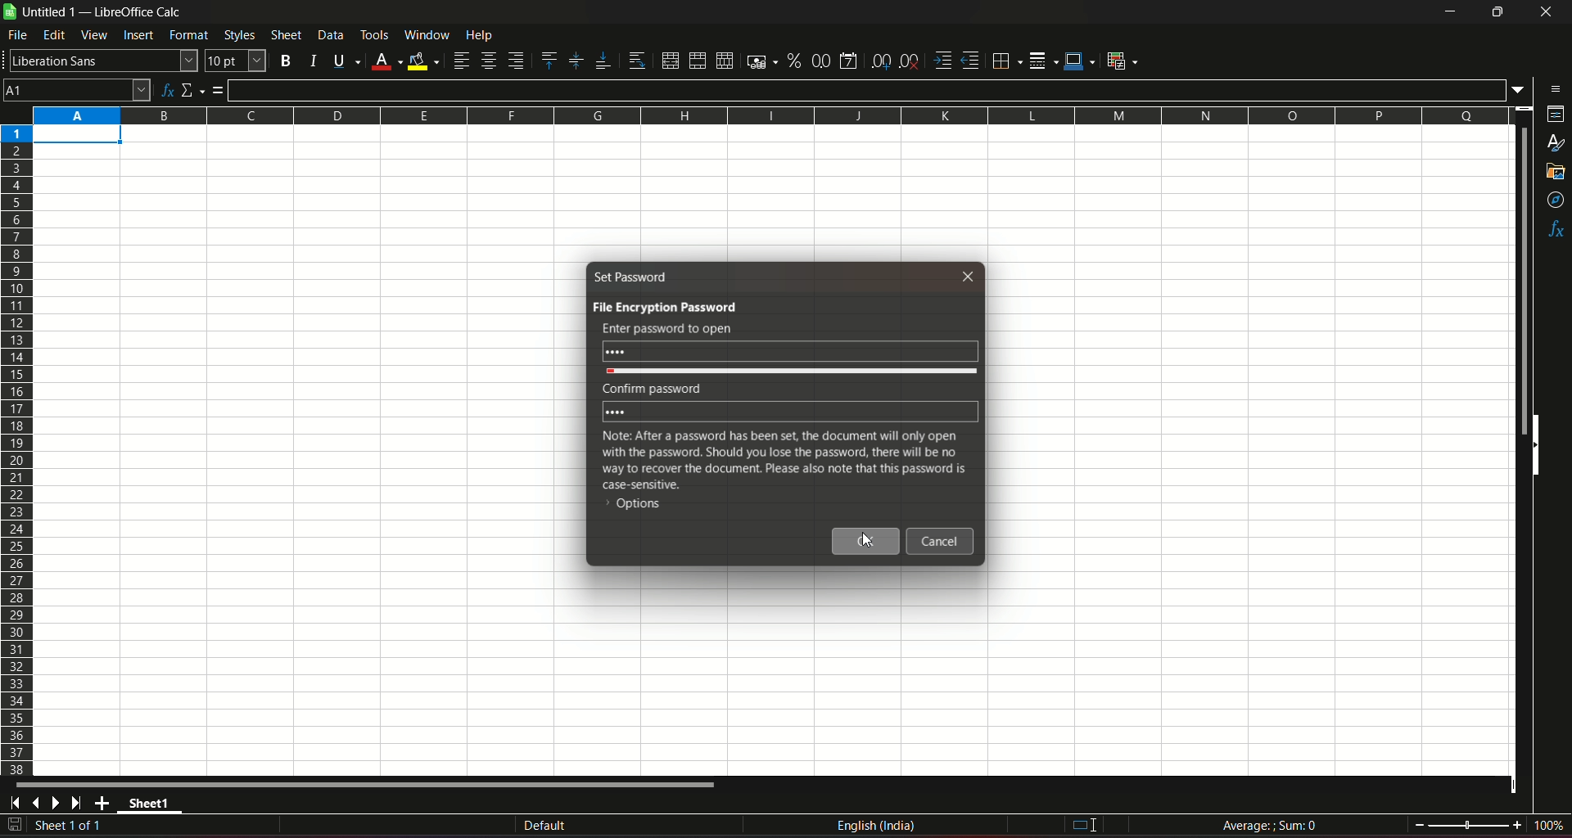 This screenshot has width=1572, height=838. Describe the element at coordinates (237, 61) in the screenshot. I see `font size` at that location.